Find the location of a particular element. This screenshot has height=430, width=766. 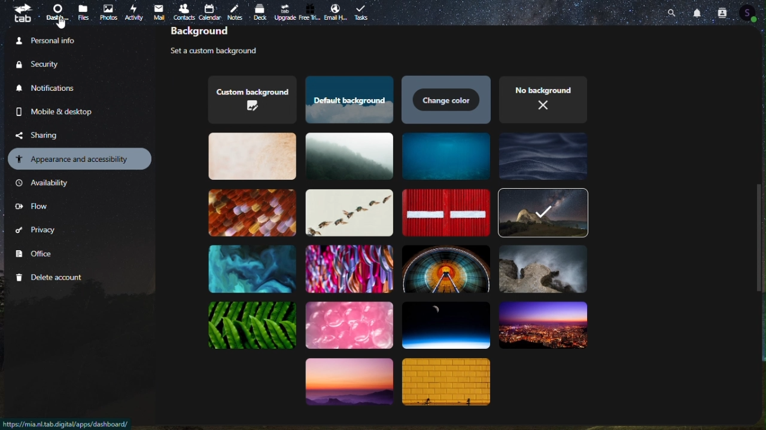

set custom background is located at coordinates (224, 52).